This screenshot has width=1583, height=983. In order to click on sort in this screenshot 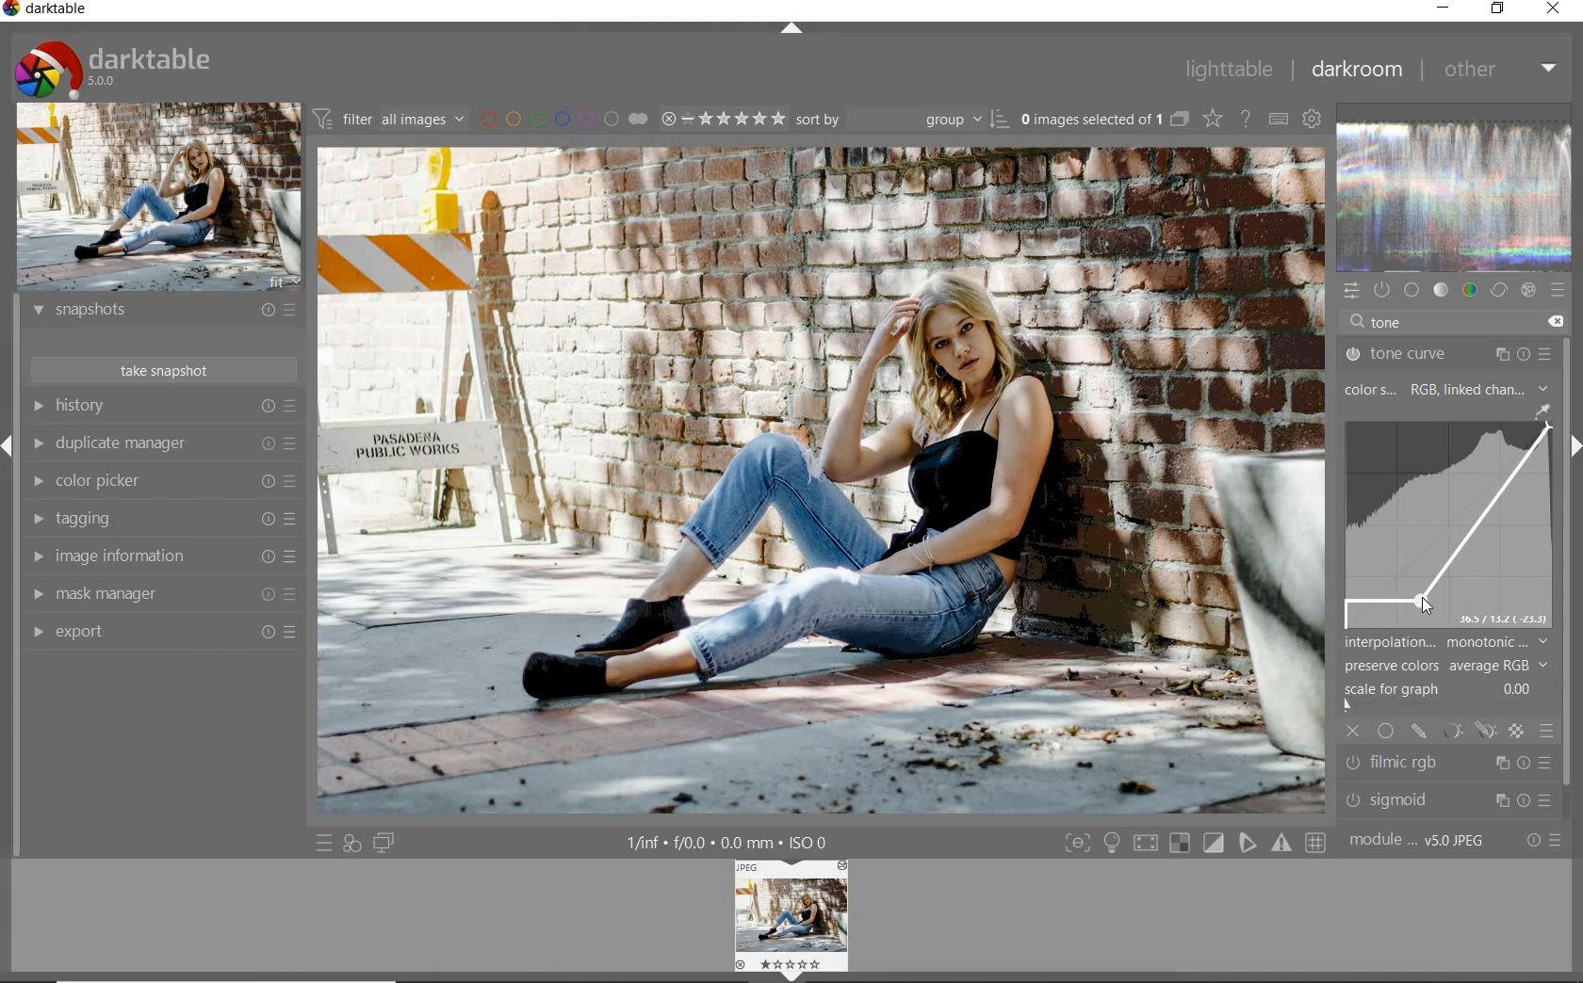, I will do `click(903, 122)`.